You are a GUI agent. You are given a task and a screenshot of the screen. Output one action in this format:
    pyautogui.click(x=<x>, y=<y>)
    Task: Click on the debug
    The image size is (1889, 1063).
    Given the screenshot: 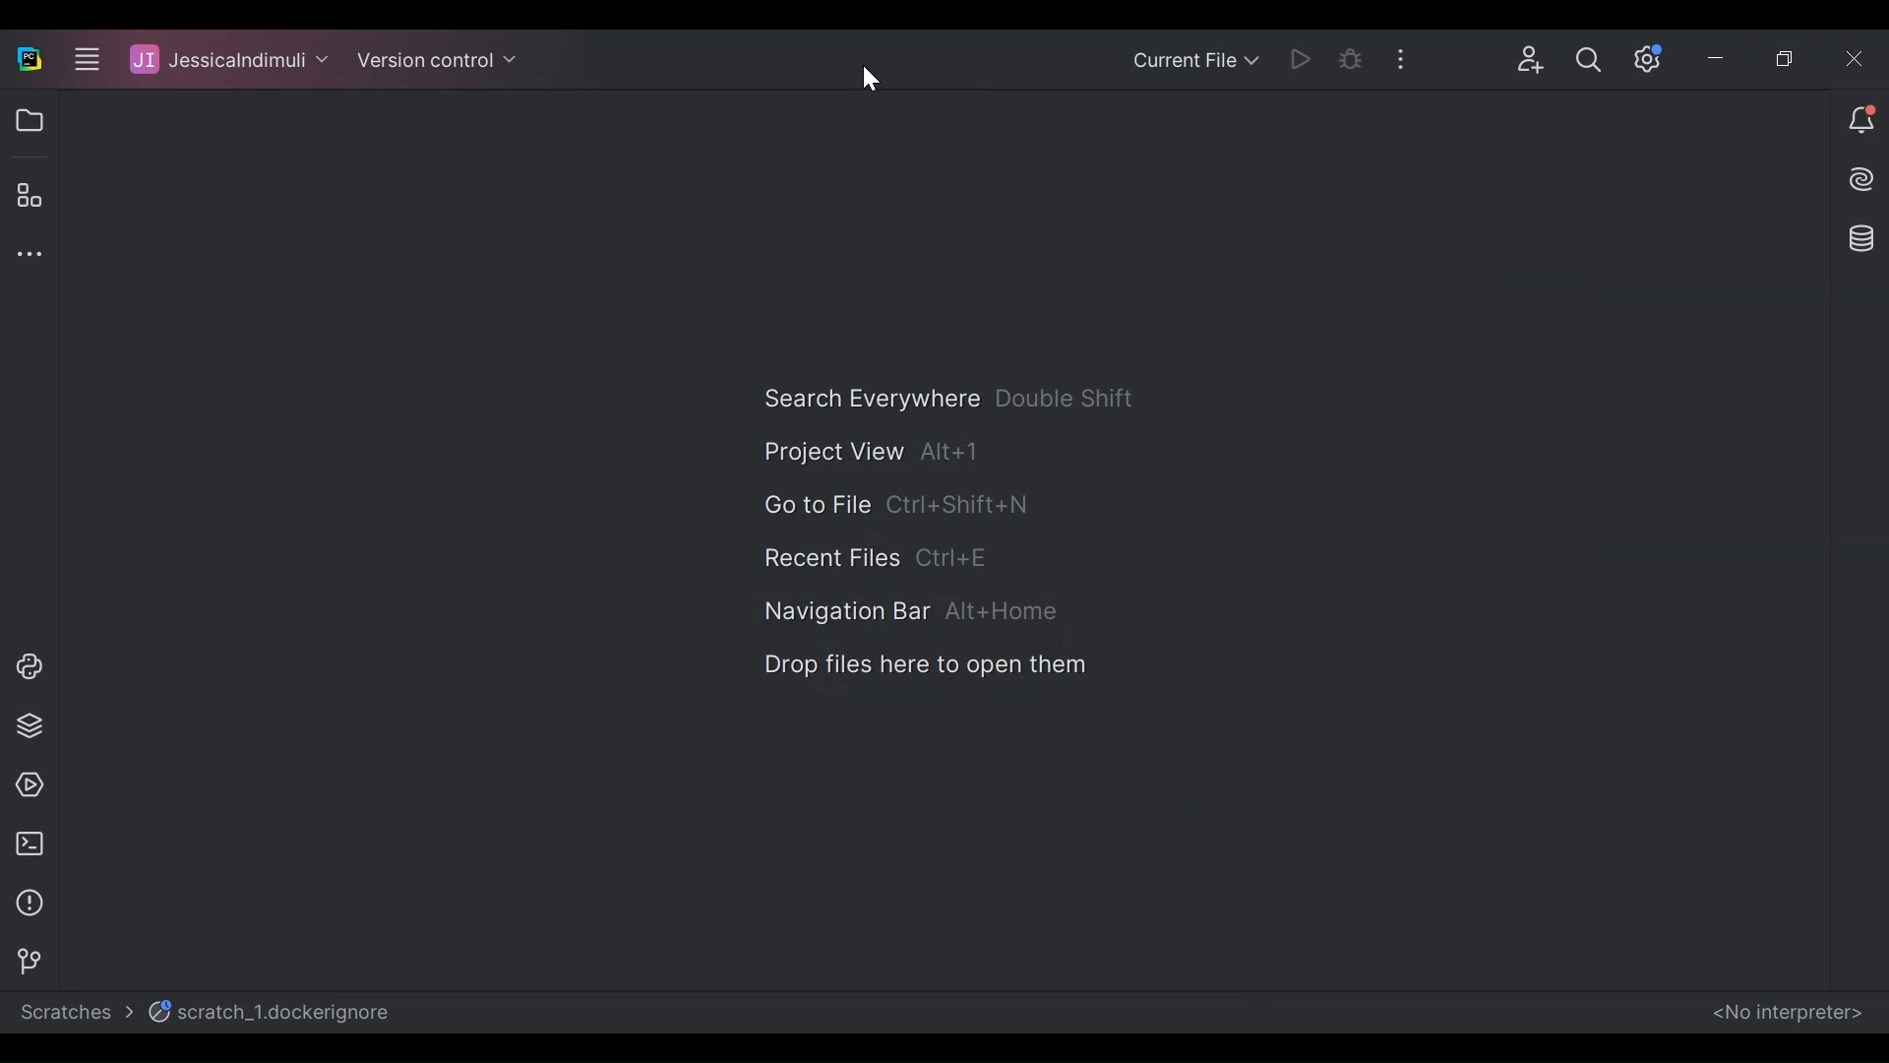 What is the action you would take?
    pyautogui.click(x=1359, y=57)
    